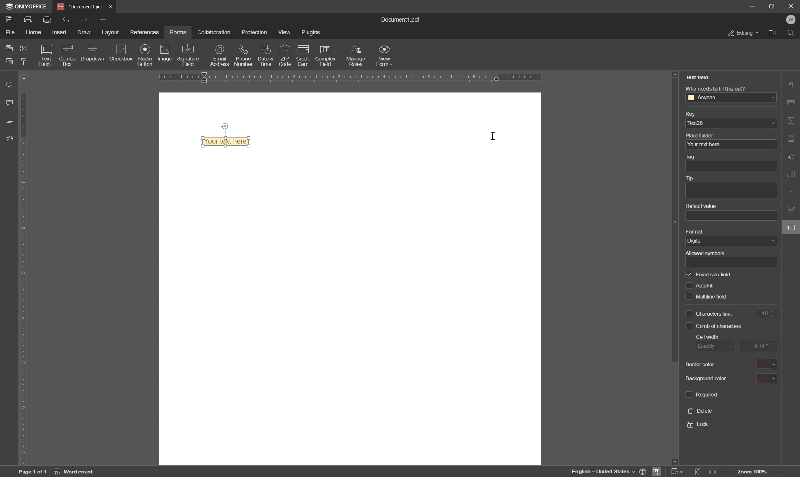 This screenshot has height=477, width=800. Describe the element at coordinates (47, 20) in the screenshot. I see `quick print` at that location.